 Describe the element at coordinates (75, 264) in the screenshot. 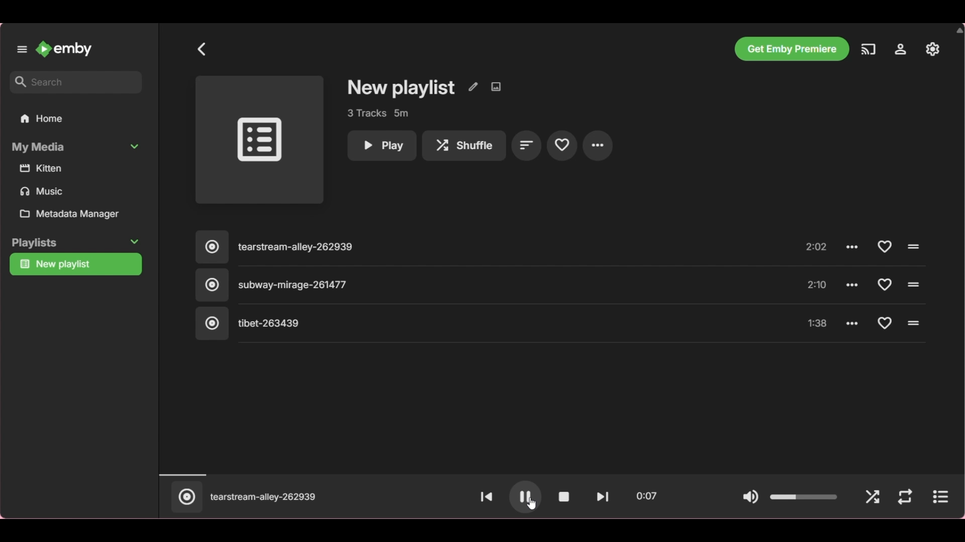

I see `Current playlist highlighted` at that location.